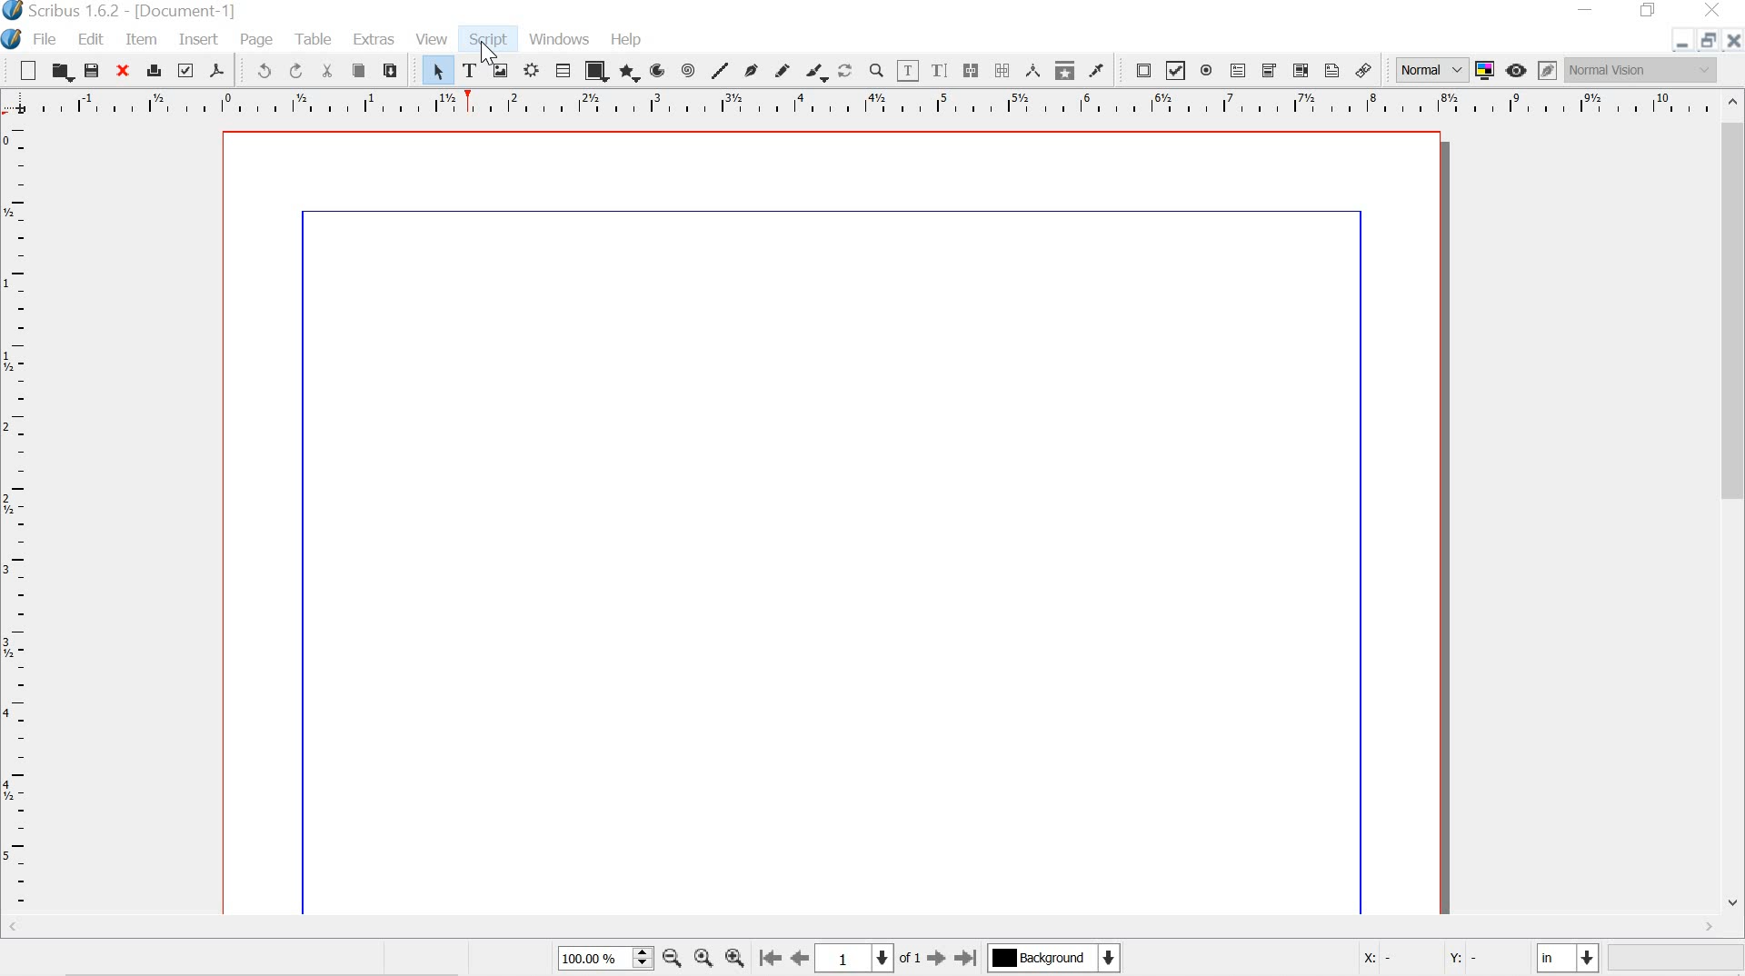 This screenshot has width=1745, height=976. I want to click on scribus logo, so click(13, 12).